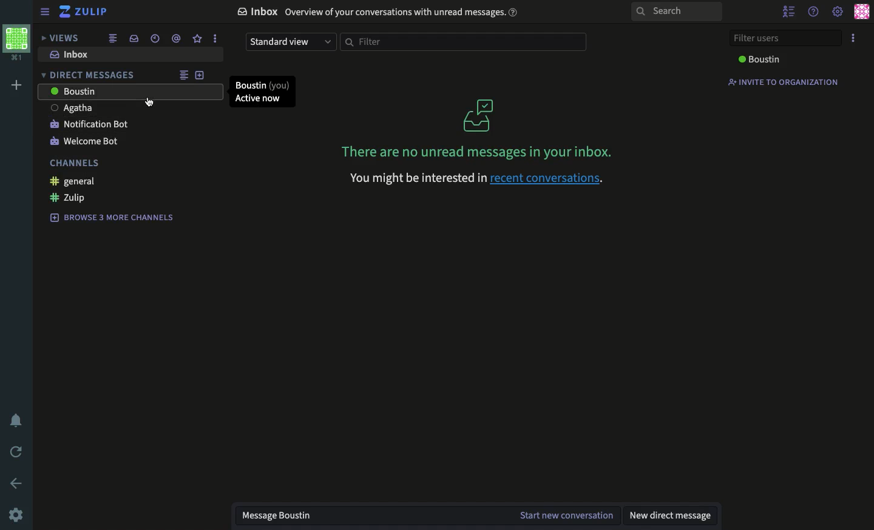  I want to click on There are no unread messages in your inbox., so click(475, 151).